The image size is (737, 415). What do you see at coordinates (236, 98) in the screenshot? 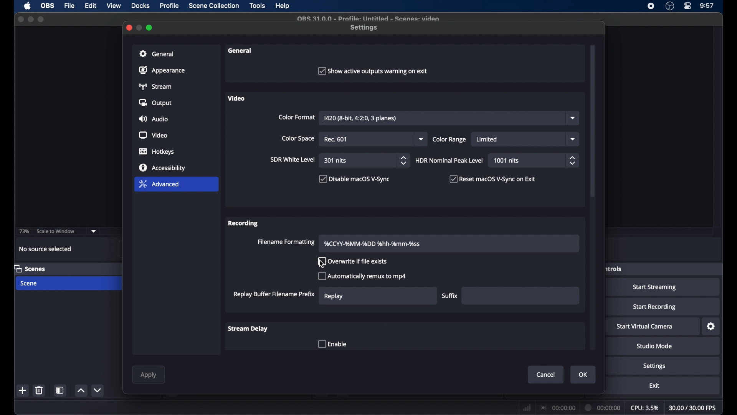
I see `video` at bounding box center [236, 98].